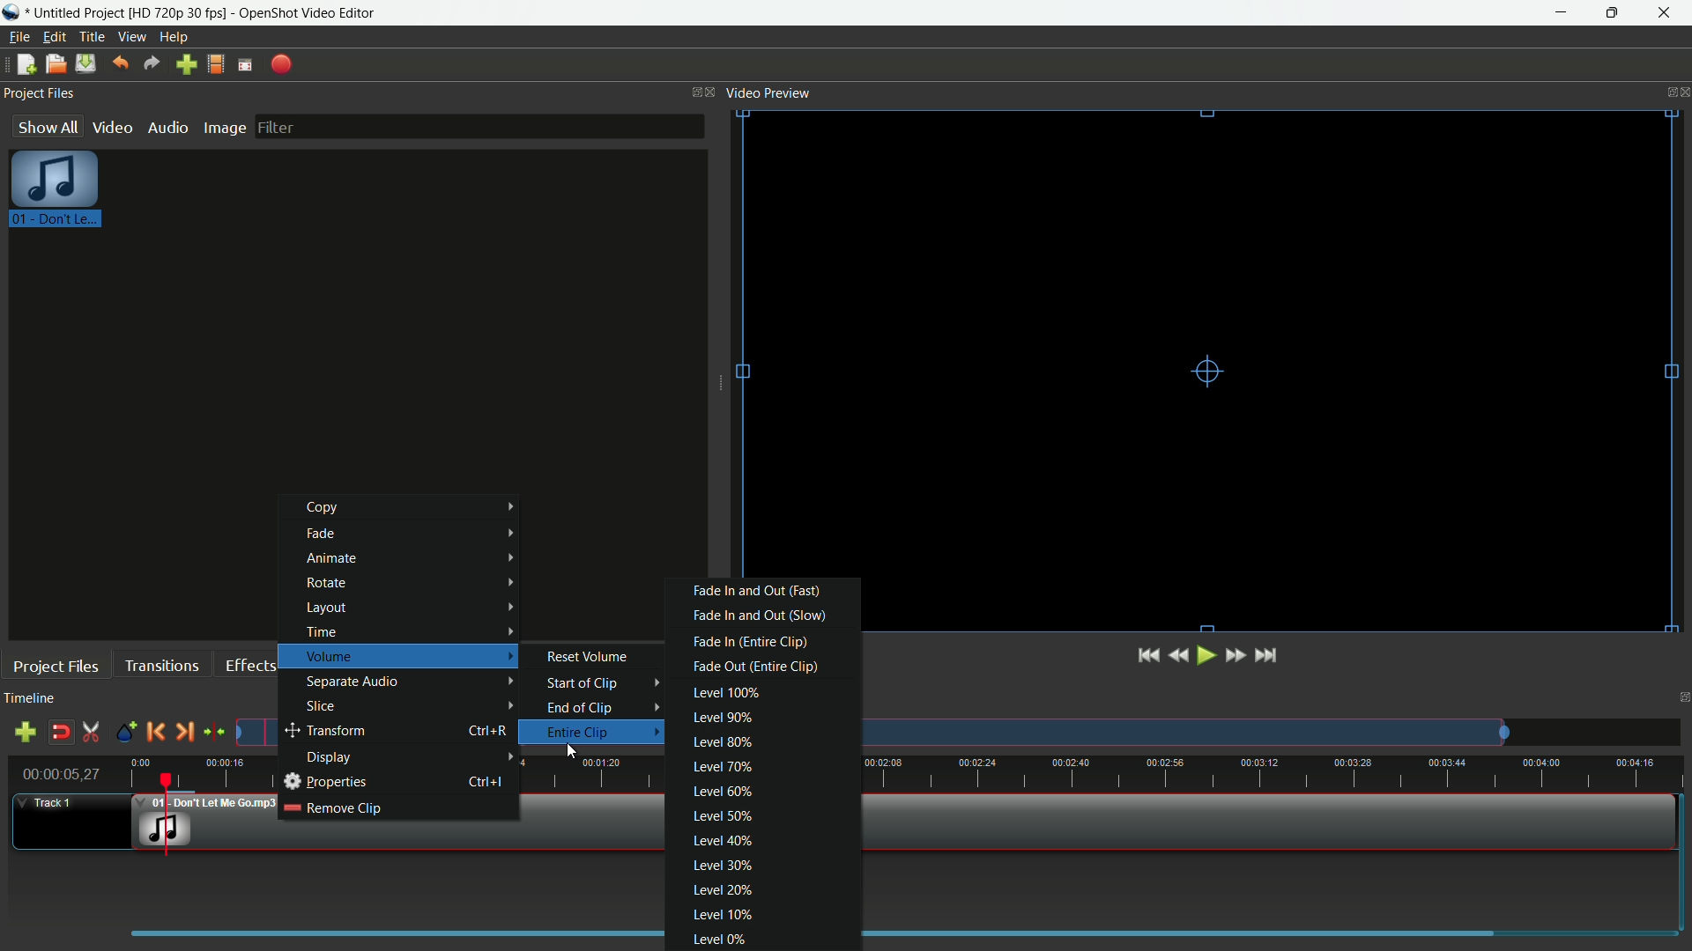 The width and height of the screenshot is (1692, 951). What do you see at coordinates (25, 732) in the screenshot?
I see `add track` at bounding box center [25, 732].